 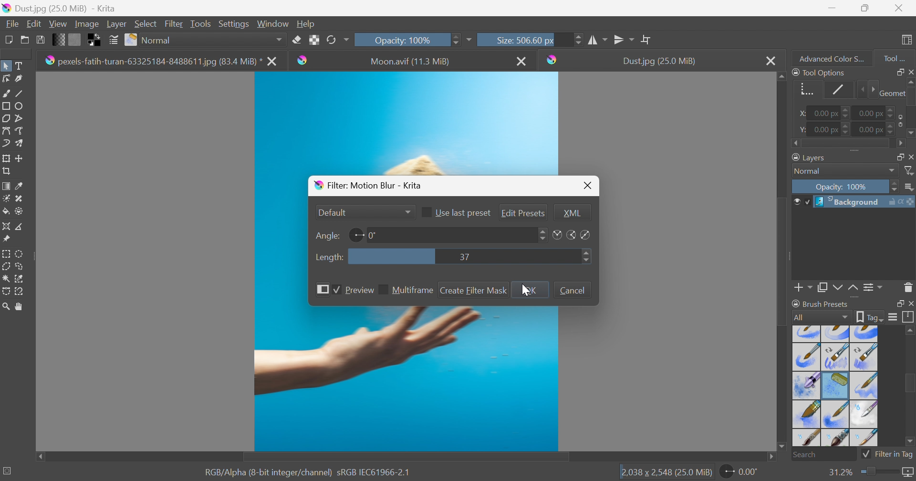 What do you see at coordinates (213, 40) in the screenshot?
I see `Normal` at bounding box center [213, 40].